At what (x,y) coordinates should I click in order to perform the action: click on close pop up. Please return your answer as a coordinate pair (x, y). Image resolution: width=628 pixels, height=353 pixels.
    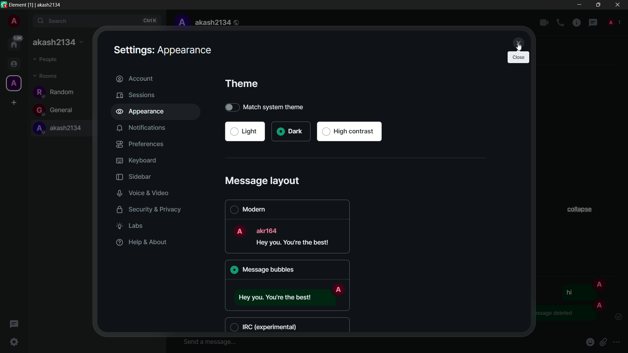
    Looking at the image, I should click on (518, 58).